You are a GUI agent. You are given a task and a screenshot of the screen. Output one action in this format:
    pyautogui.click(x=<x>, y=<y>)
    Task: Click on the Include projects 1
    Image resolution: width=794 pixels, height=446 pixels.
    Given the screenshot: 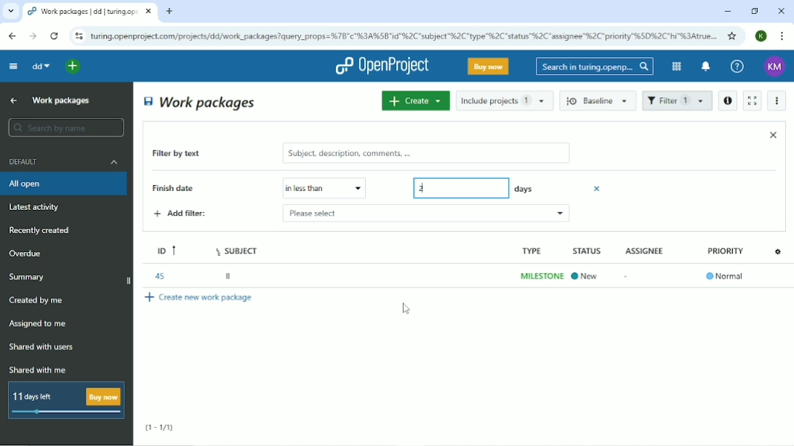 What is the action you would take?
    pyautogui.click(x=505, y=100)
    